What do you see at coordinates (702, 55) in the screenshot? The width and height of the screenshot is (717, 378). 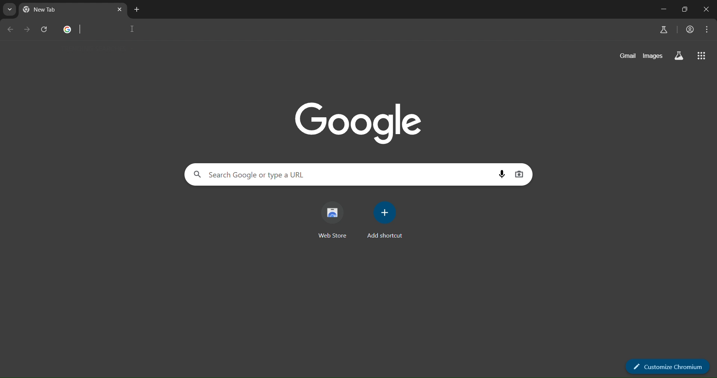 I see `google apps` at bounding box center [702, 55].